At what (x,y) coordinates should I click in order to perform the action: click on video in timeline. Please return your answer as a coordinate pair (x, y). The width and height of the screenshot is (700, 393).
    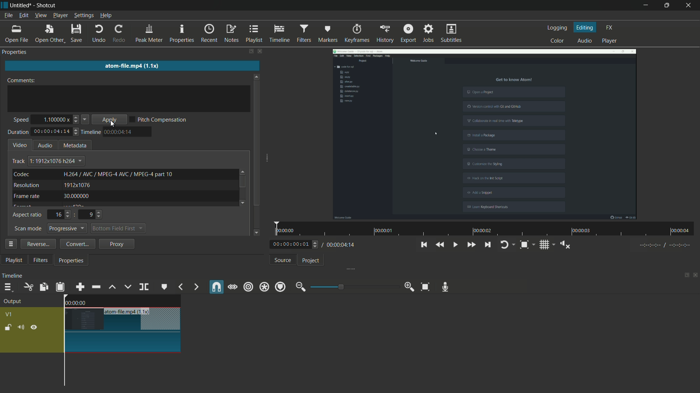
    Looking at the image, I should click on (122, 335).